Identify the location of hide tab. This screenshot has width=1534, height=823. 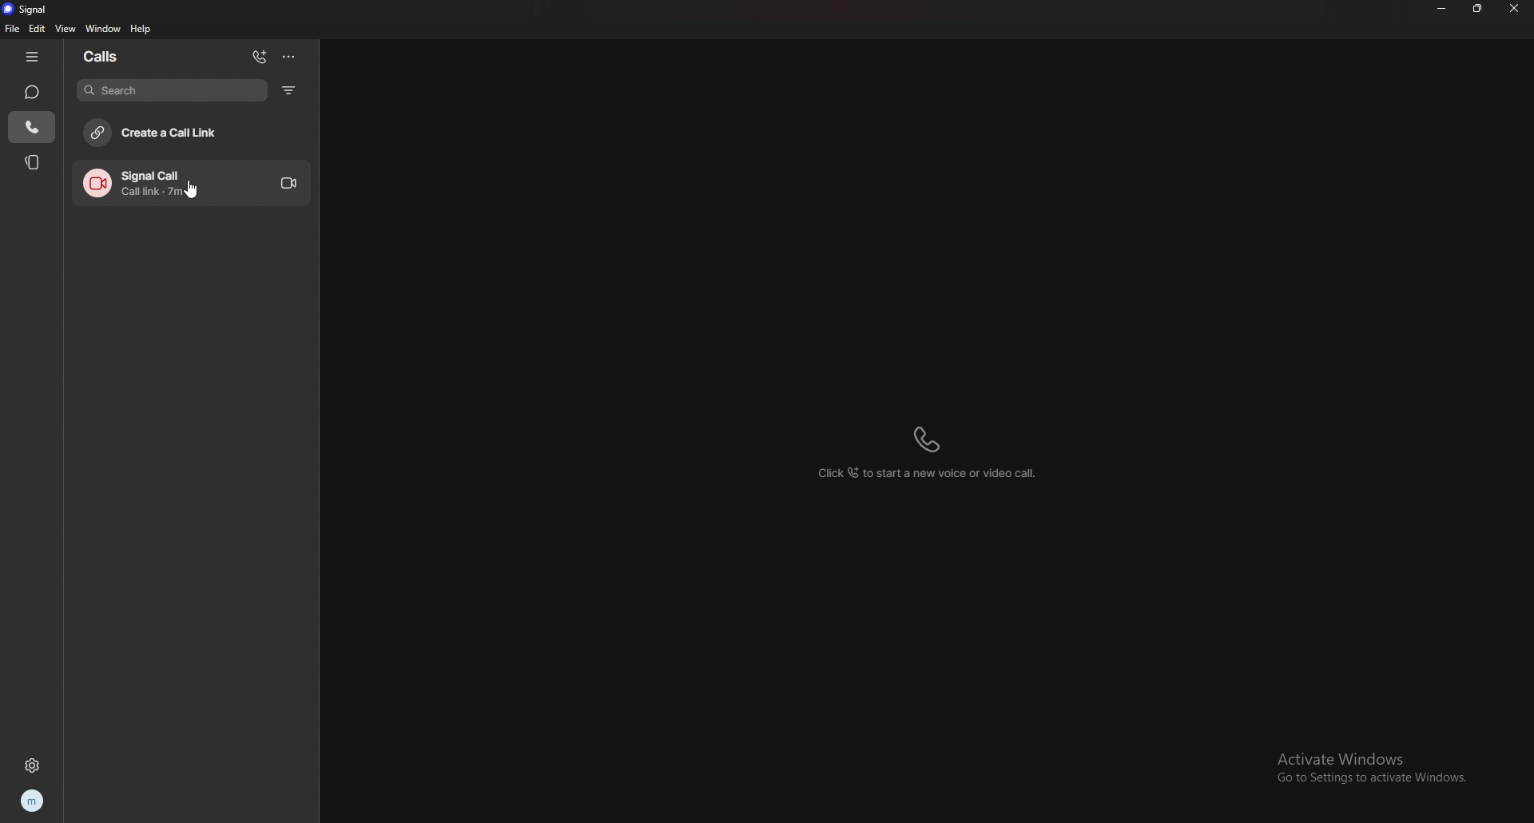
(35, 57).